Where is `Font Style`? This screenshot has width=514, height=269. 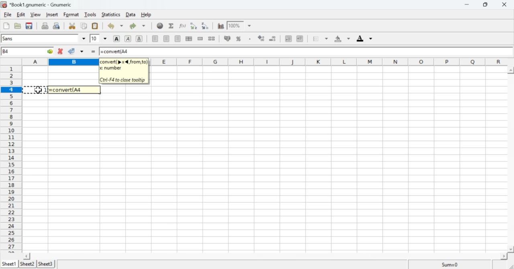 Font Style is located at coordinates (45, 39).